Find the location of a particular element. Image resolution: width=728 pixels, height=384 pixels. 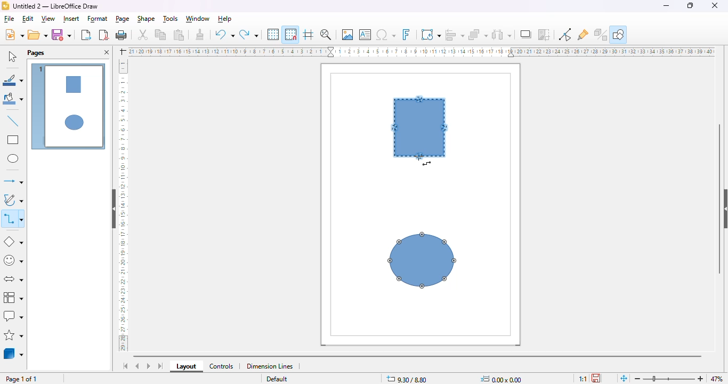

show gluepoint functions is located at coordinates (564, 35).